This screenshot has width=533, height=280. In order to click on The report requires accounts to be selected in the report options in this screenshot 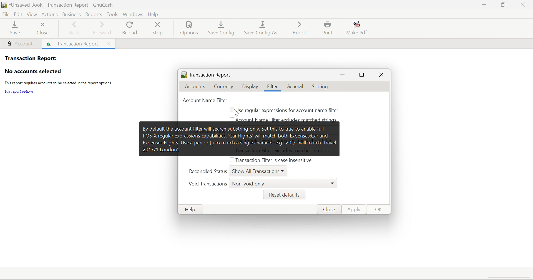, I will do `click(58, 84)`.